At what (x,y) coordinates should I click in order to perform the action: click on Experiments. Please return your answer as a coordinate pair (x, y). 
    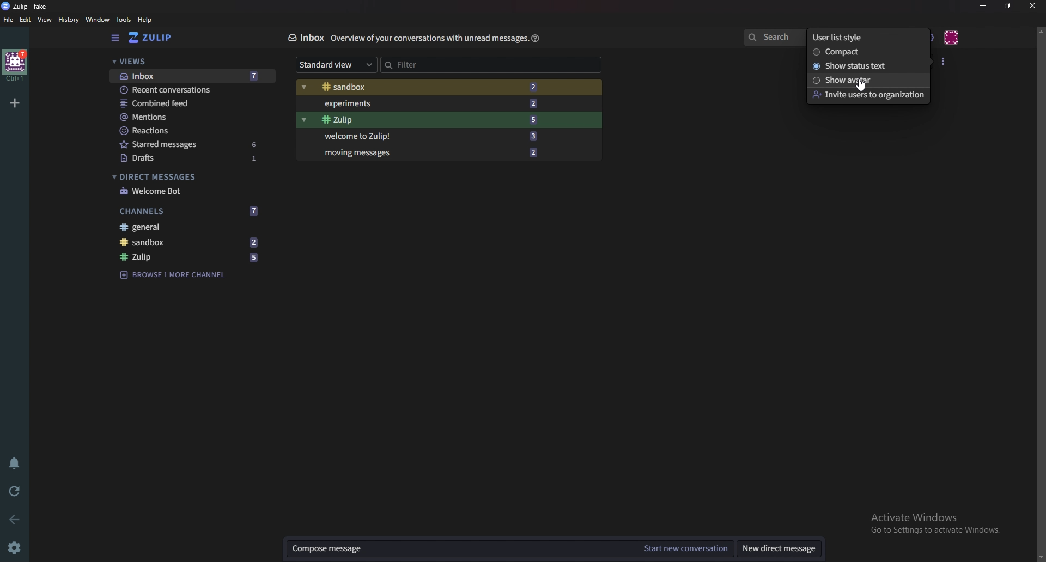
    Looking at the image, I should click on (425, 104).